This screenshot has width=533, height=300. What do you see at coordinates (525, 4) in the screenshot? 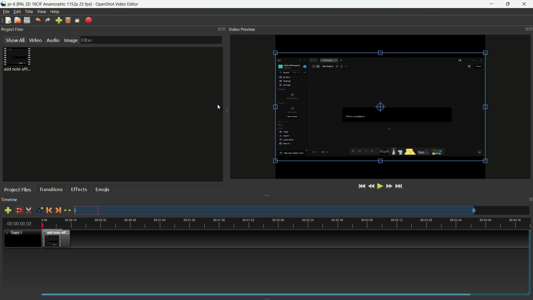
I see `close app` at bounding box center [525, 4].